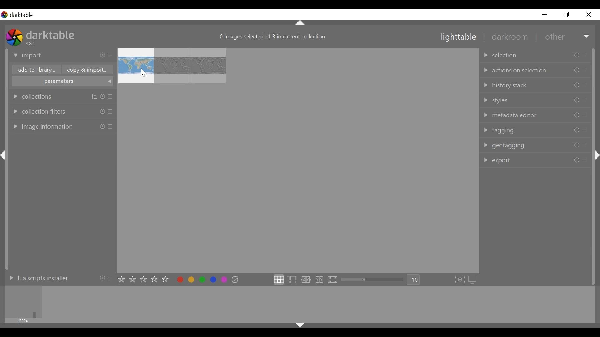 The width and height of the screenshot is (600, 337). What do you see at coordinates (61, 127) in the screenshot?
I see `image information` at bounding box center [61, 127].